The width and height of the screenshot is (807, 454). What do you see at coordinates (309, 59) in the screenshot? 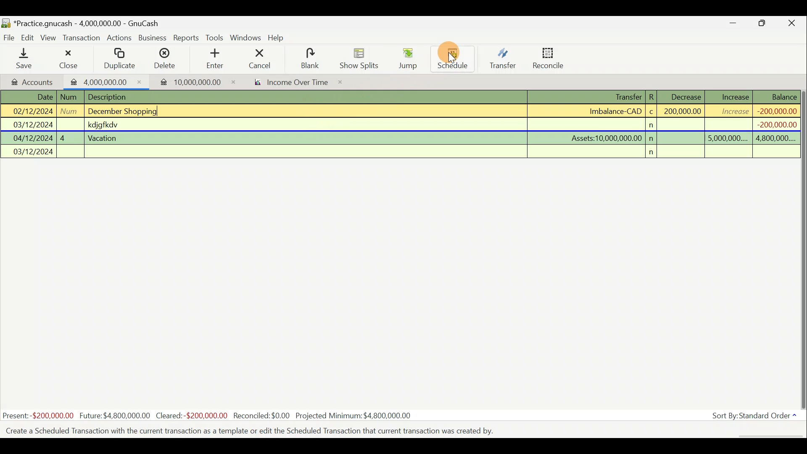
I see `Blank` at bounding box center [309, 59].